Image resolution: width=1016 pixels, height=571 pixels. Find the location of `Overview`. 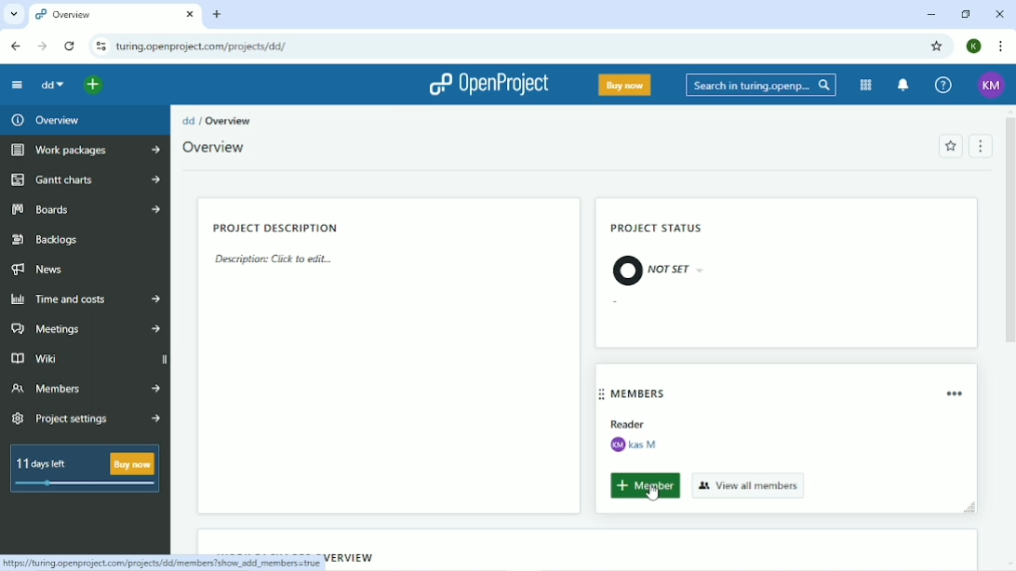

Overview is located at coordinates (43, 120).